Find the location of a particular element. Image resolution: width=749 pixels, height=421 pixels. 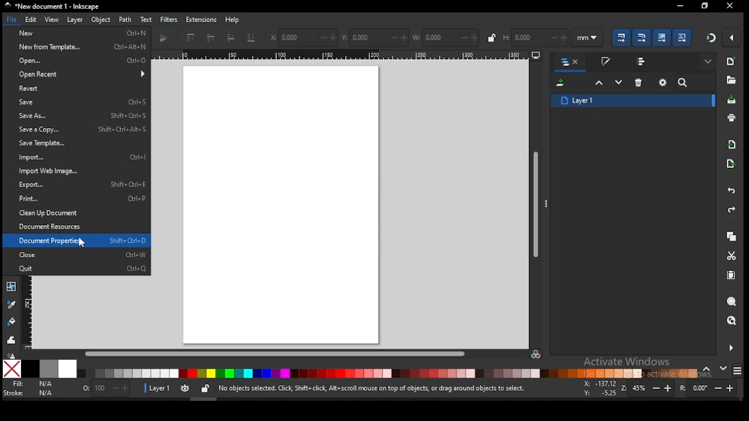

tweak tool is located at coordinates (12, 340).